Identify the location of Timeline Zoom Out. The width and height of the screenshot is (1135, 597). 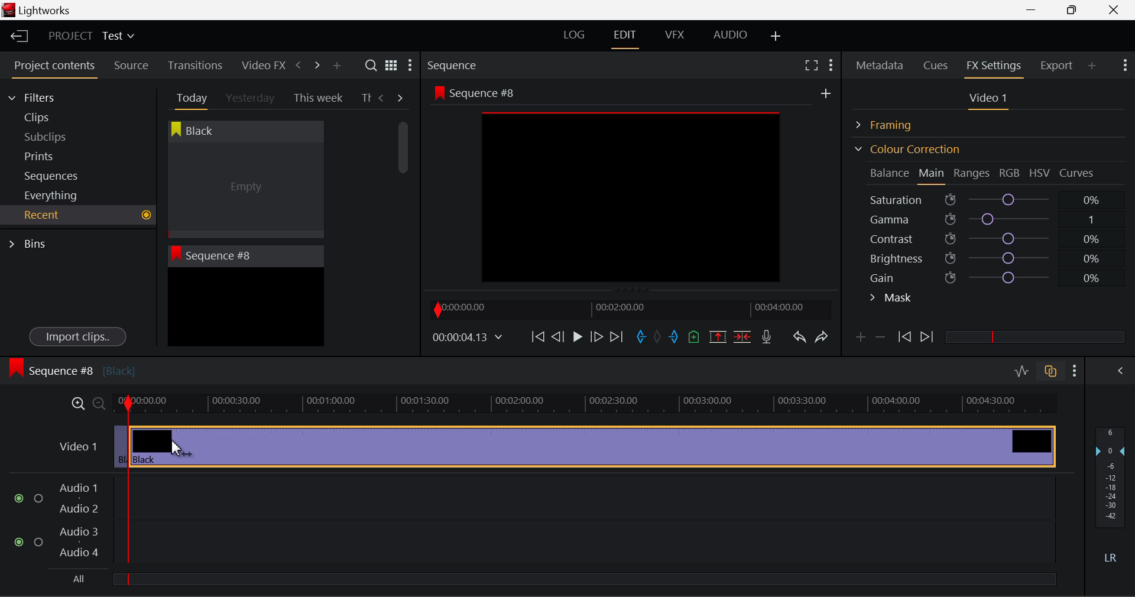
(98, 403).